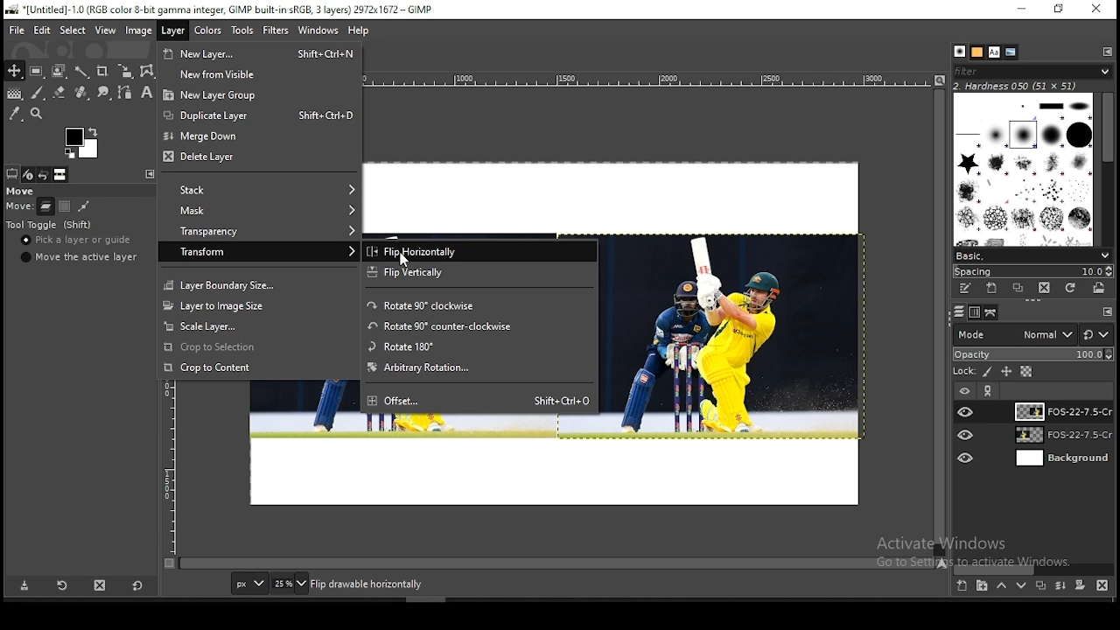 The height and width of the screenshot is (630, 1120). I want to click on help, so click(359, 32).